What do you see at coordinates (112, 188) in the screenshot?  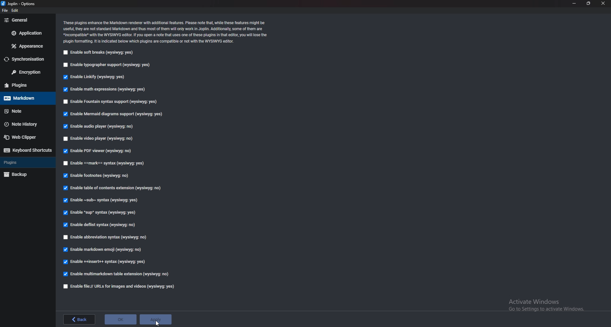 I see `Enable table of contents extension (wysiqyg:no)` at bounding box center [112, 188].